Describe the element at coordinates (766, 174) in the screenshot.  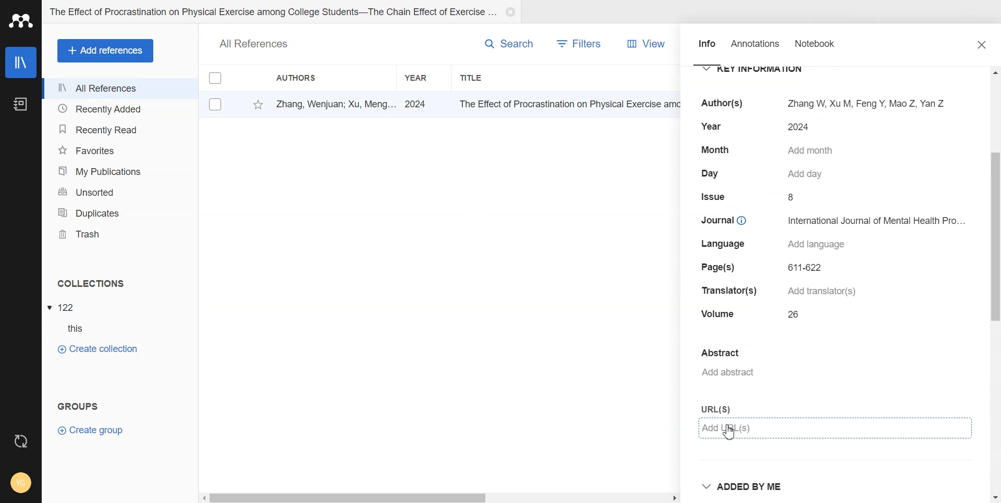
I see `Day Add day` at that location.